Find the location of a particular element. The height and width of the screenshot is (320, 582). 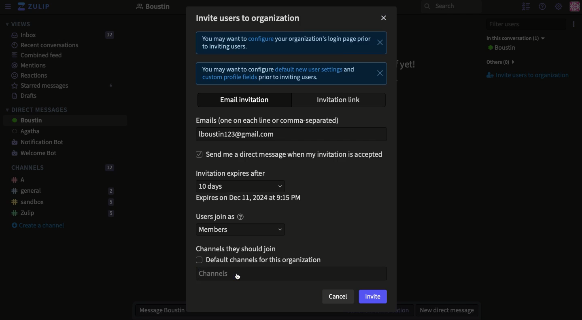

Channels they should join is located at coordinates (239, 248).